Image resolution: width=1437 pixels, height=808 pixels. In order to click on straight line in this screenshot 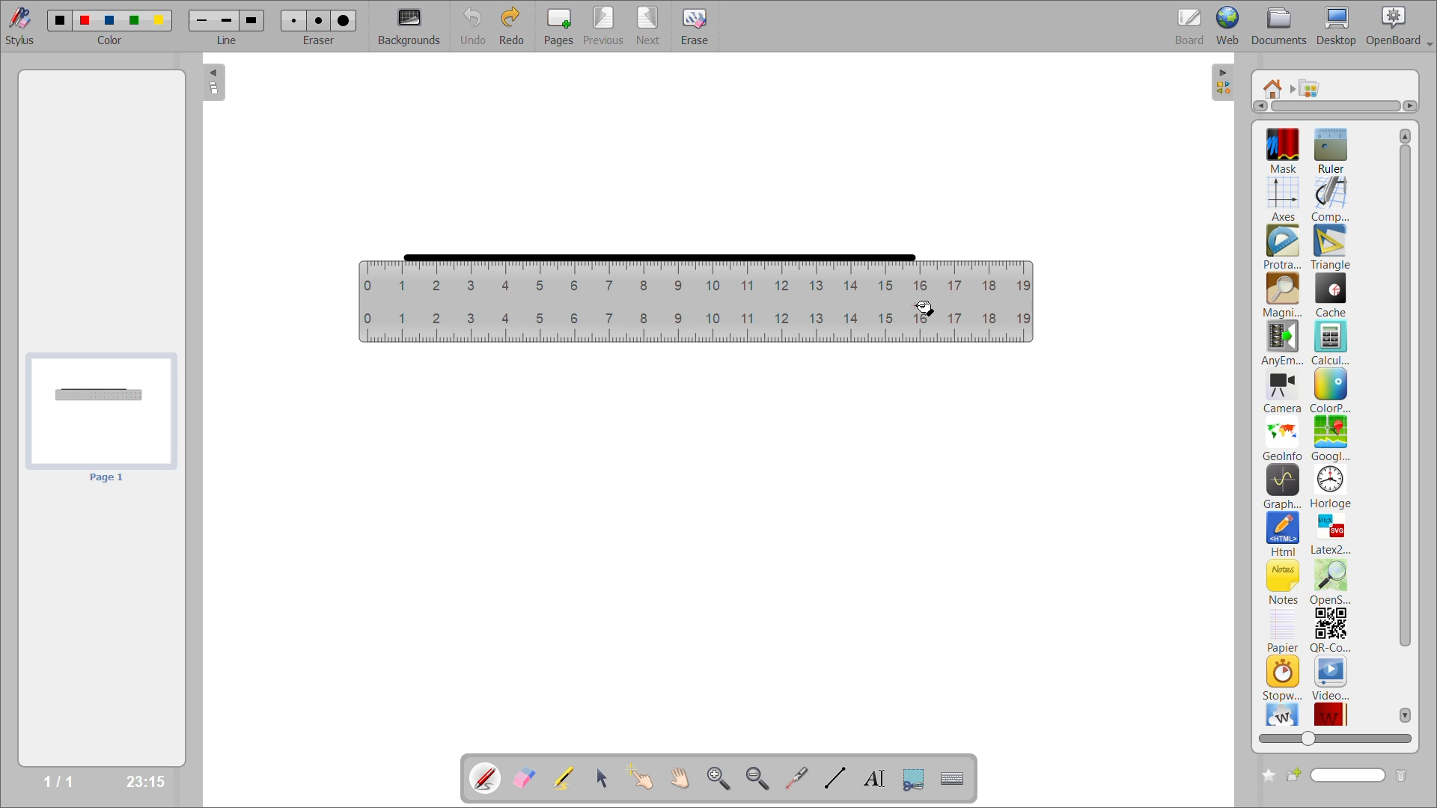, I will do `click(658, 257)`.